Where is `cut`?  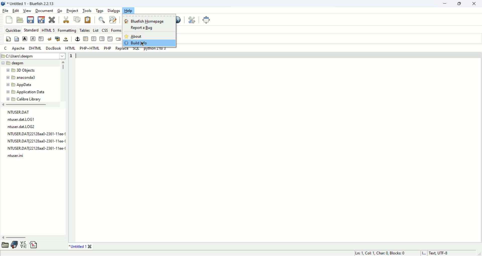
cut is located at coordinates (66, 20).